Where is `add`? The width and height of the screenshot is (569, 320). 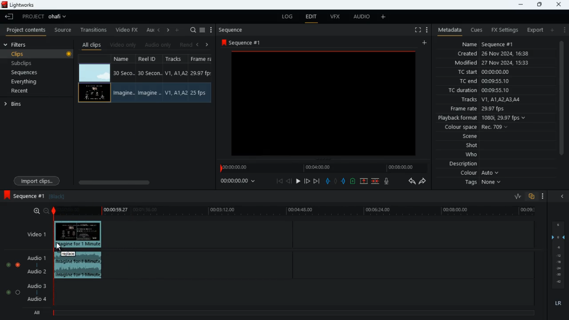
add is located at coordinates (179, 30).